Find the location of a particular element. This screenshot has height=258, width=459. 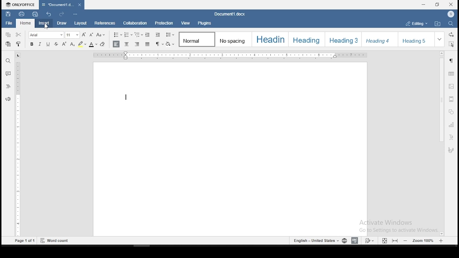

decrease indent is located at coordinates (148, 34).